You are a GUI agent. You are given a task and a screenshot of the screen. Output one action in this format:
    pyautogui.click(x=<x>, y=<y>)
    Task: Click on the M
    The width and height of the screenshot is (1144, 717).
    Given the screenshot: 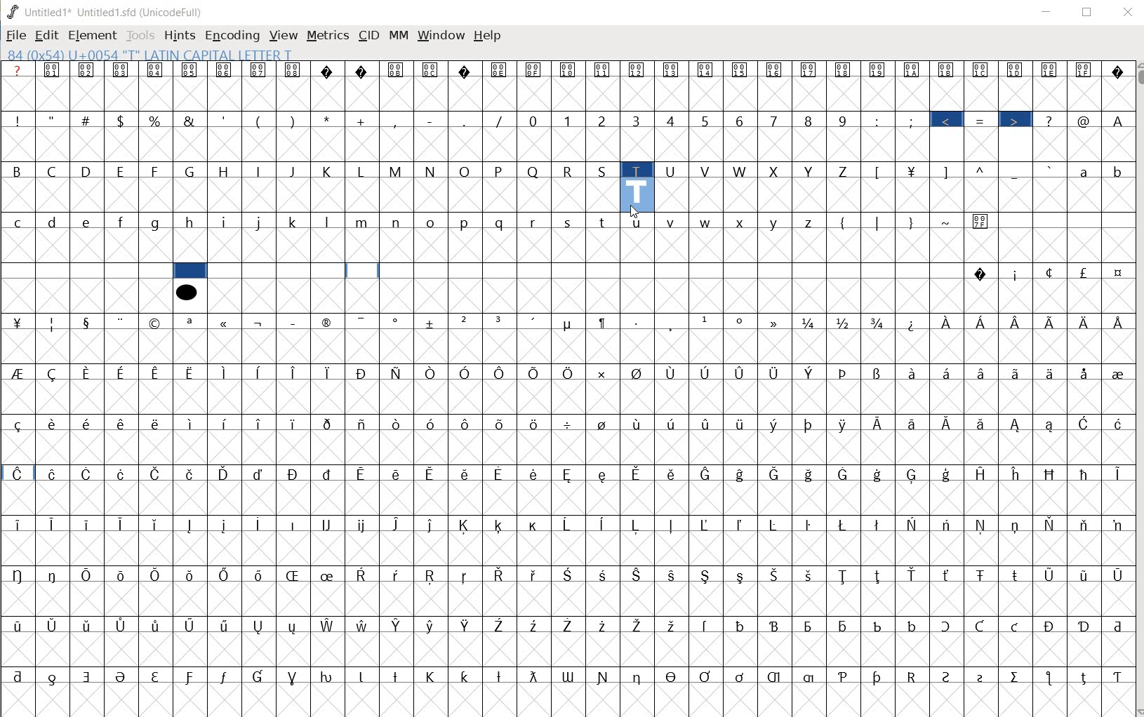 What is the action you would take?
    pyautogui.click(x=397, y=172)
    